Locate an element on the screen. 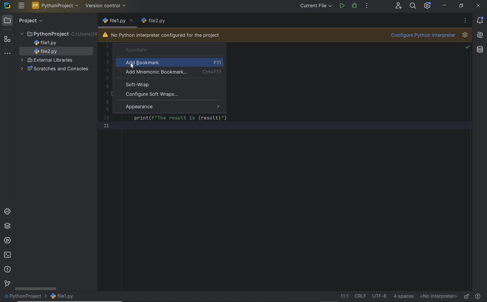 The width and height of the screenshot is (487, 302). project name is located at coordinates (56, 5).